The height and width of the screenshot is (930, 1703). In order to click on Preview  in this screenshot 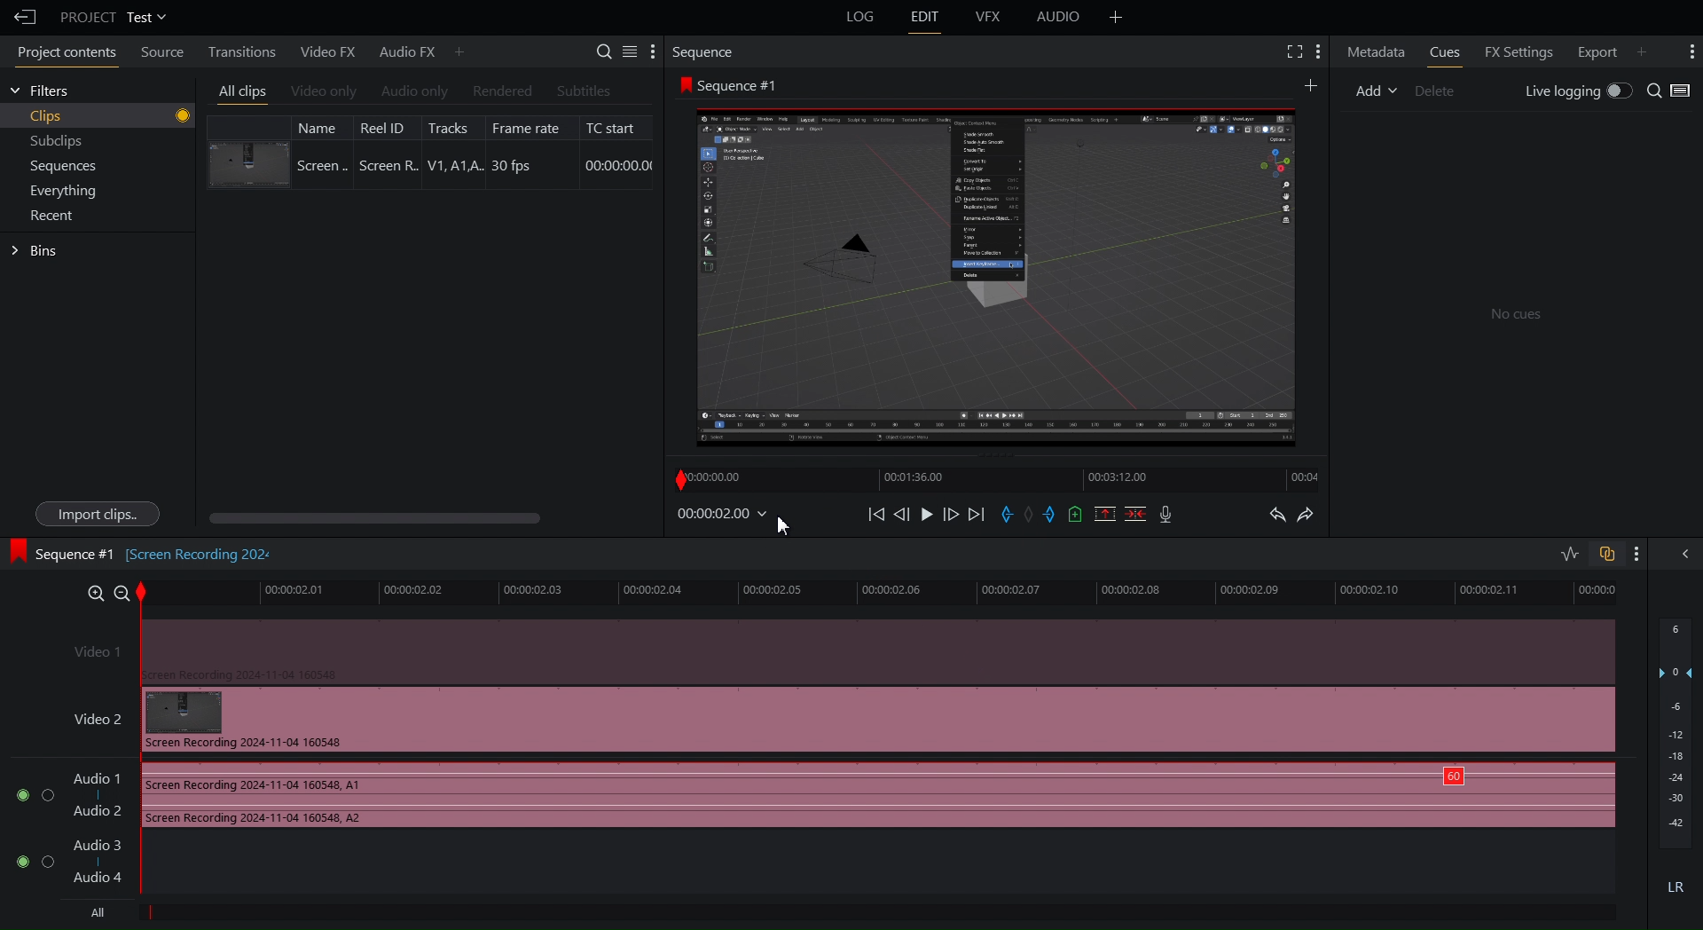, I will do `click(996, 272)`.